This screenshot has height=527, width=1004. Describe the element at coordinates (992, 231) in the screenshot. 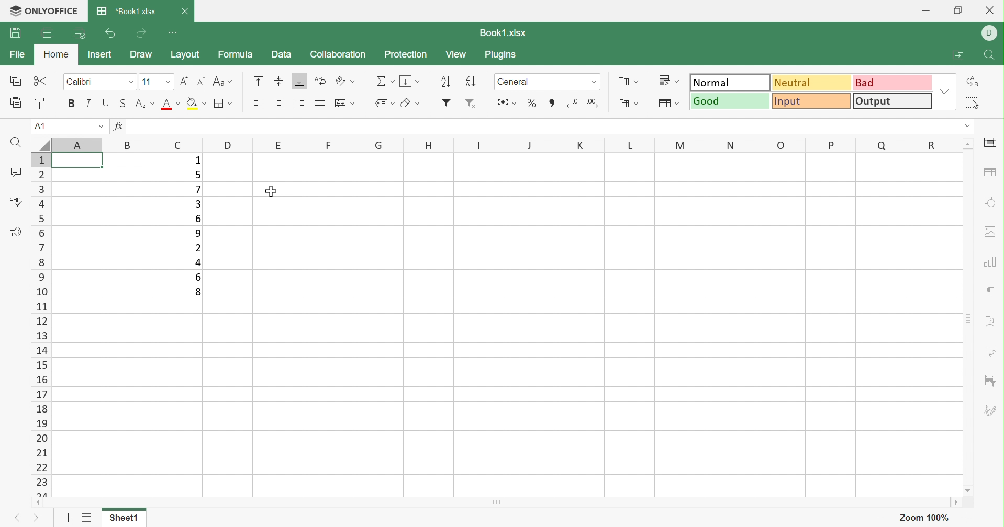

I see `Image settings` at that location.